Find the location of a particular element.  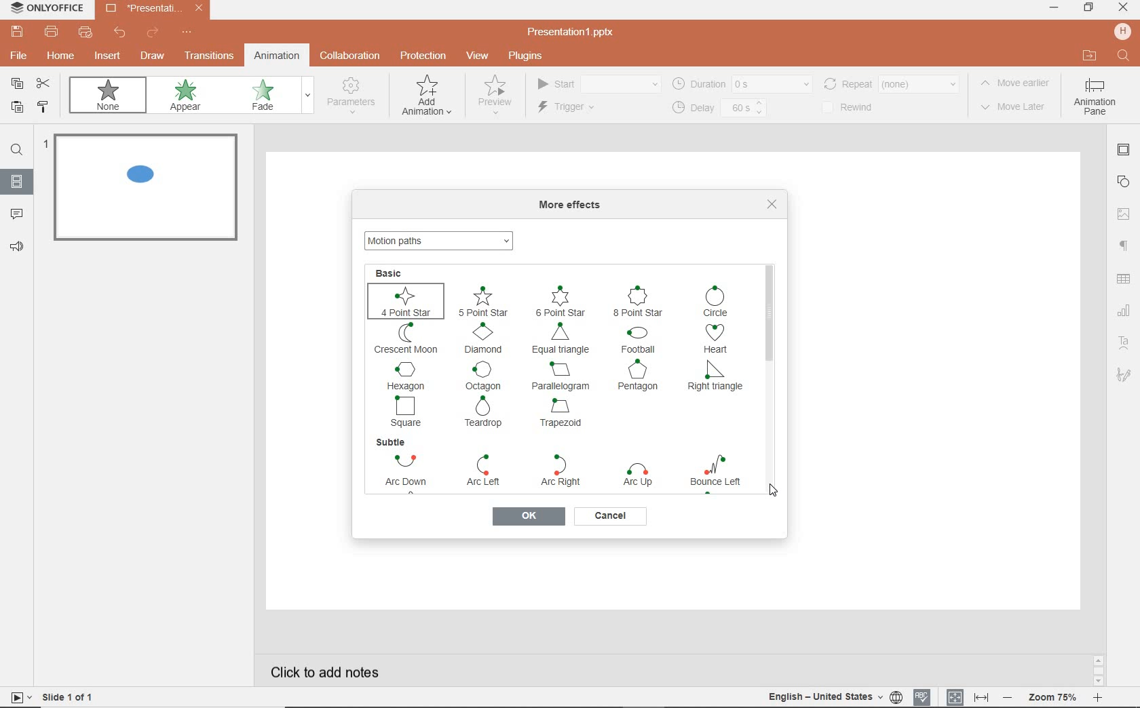

ARC UP is located at coordinates (640, 476).